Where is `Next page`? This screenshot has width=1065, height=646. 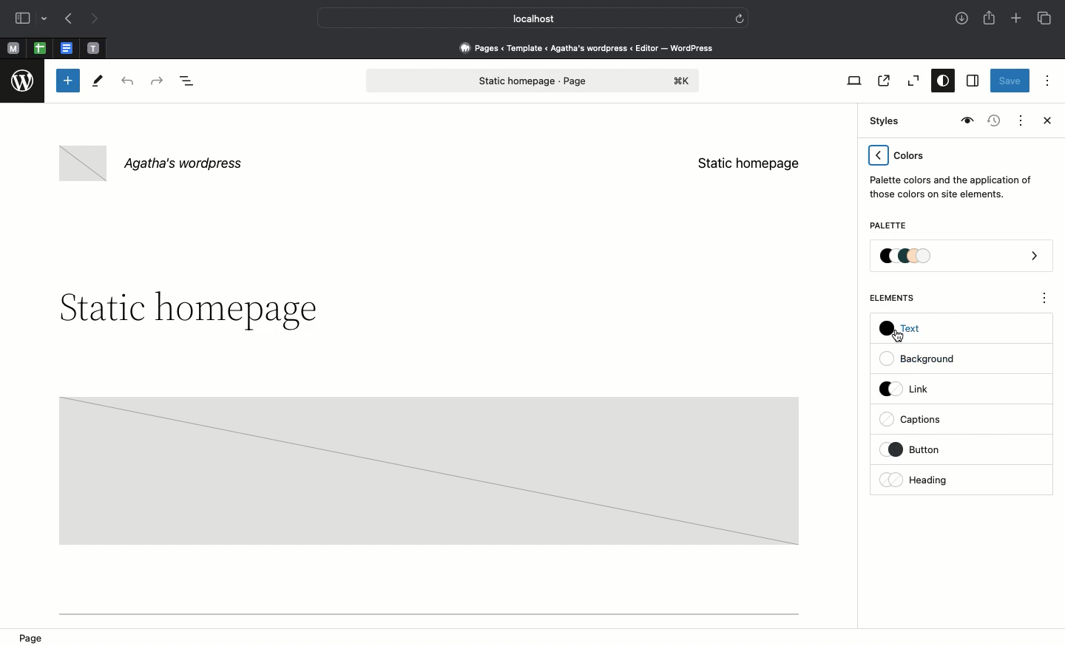 Next page is located at coordinates (95, 19).